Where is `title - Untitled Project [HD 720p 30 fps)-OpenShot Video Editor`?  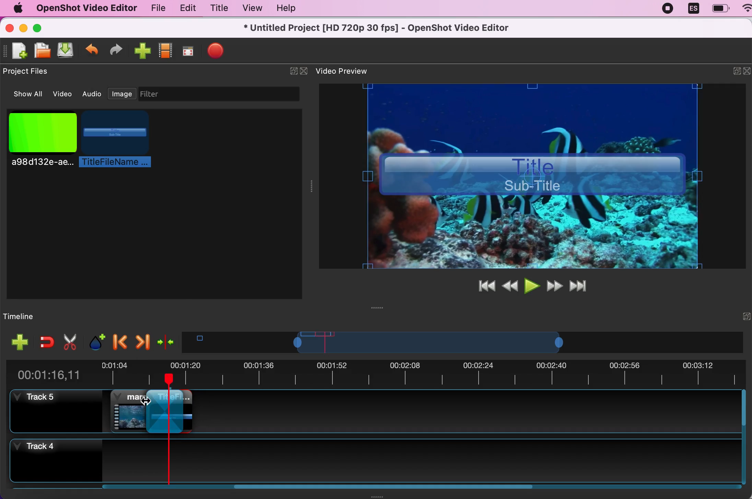
title - Untitled Project [HD 720p 30 fps)-OpenShot Video Editor is located at coordinates (377, 28).